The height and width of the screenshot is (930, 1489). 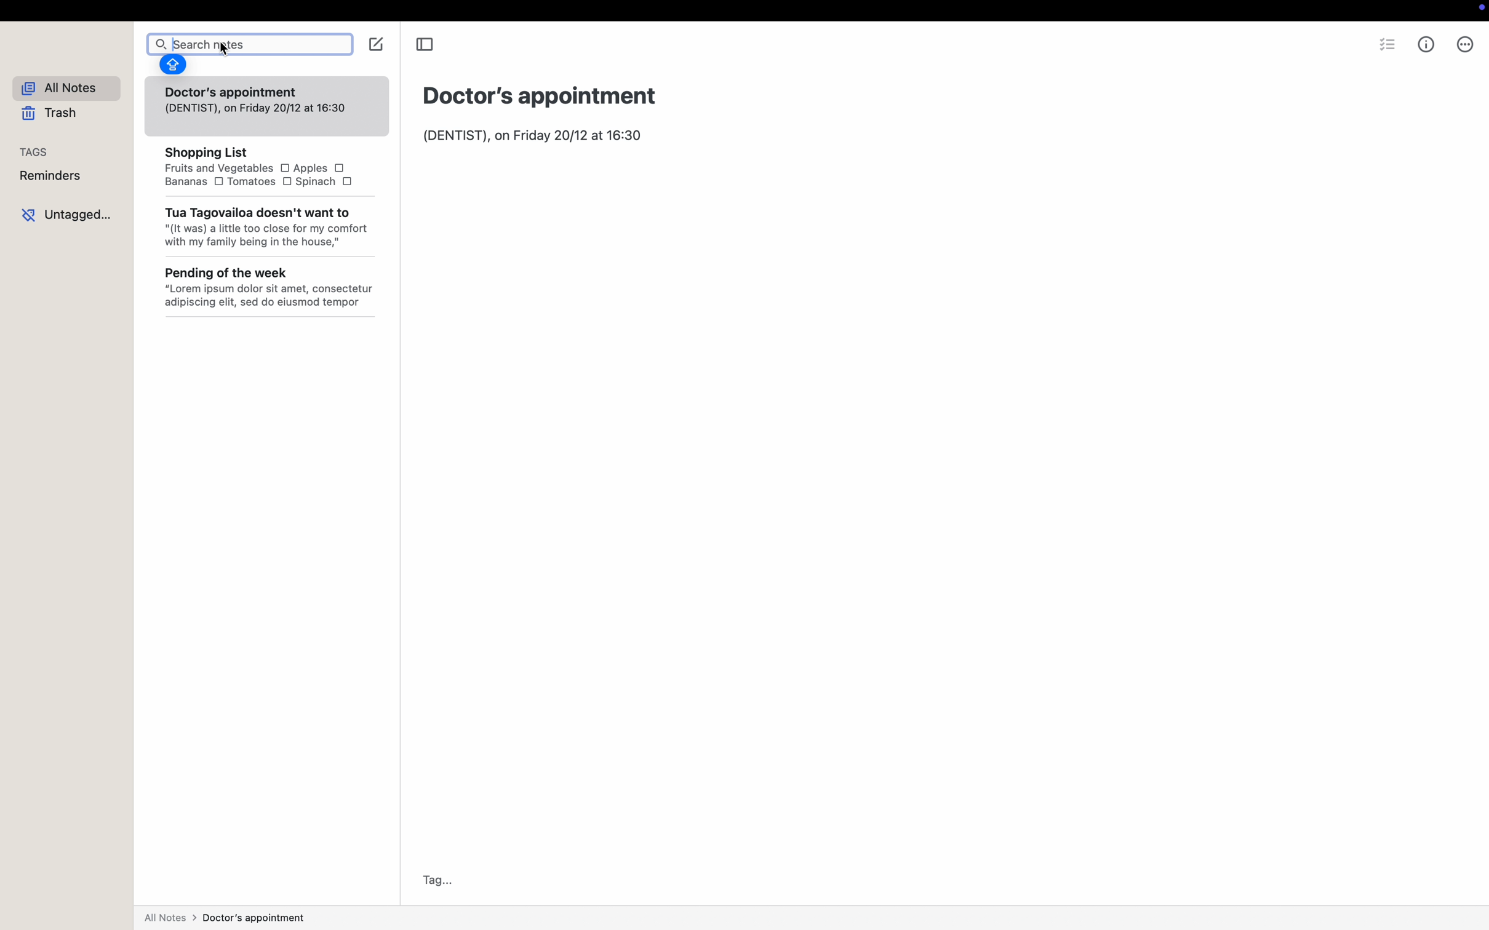 What do you see at coordinates (1427, 45) in the screenshot?
I see `metrics` at bounding box center [1427, 45].